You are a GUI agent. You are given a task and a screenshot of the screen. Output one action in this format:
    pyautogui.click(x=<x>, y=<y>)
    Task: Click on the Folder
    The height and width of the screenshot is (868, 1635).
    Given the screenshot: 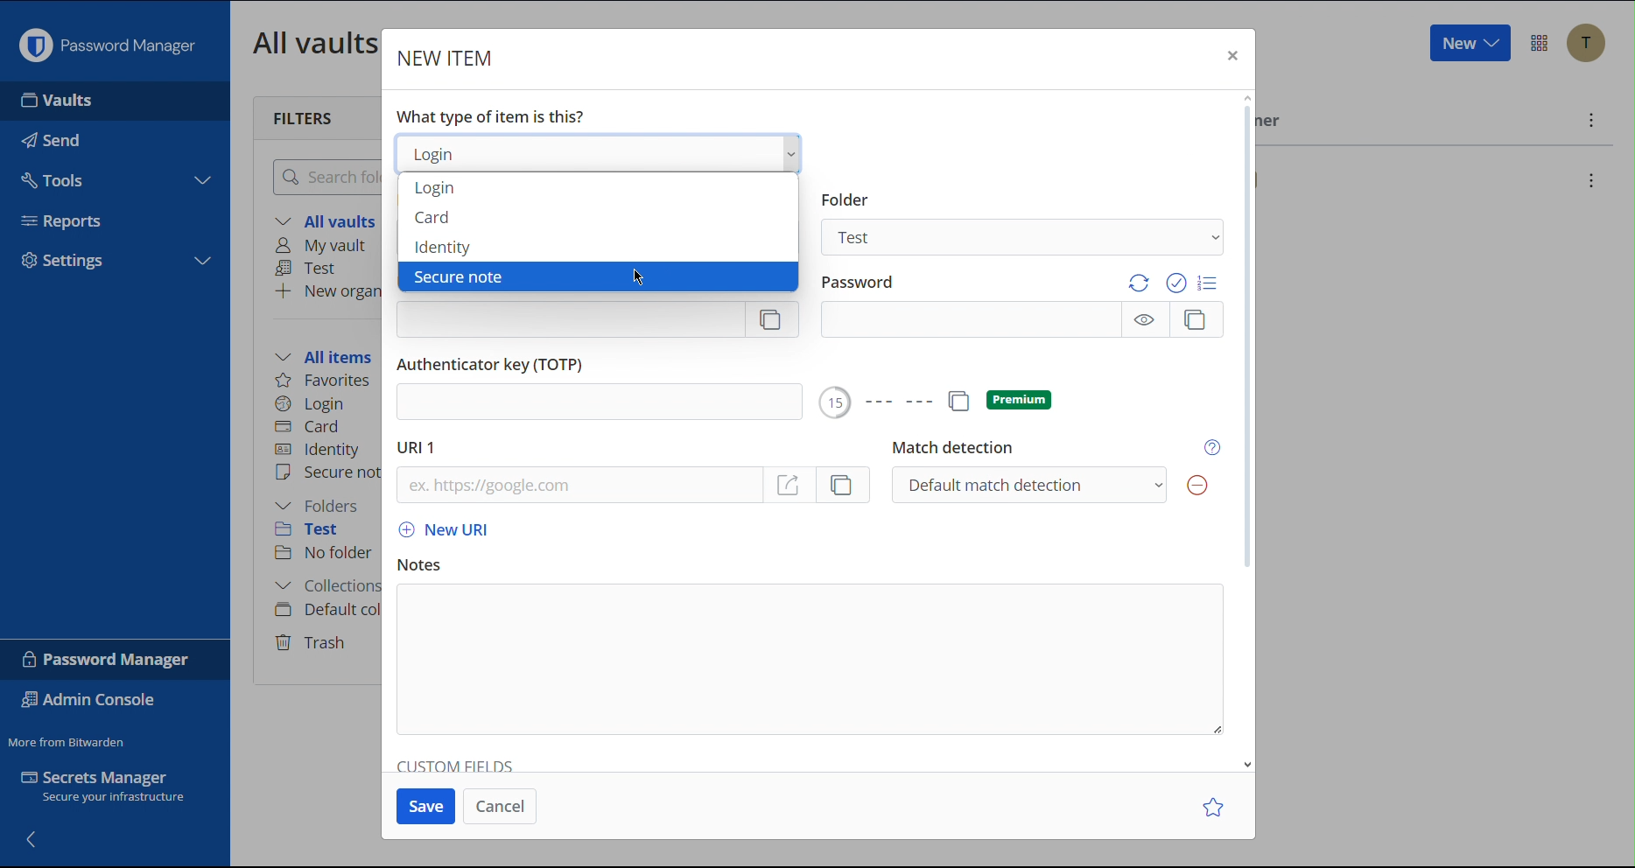 What is the action you would take?
    pyautogui.click(x=845, y=199)
    